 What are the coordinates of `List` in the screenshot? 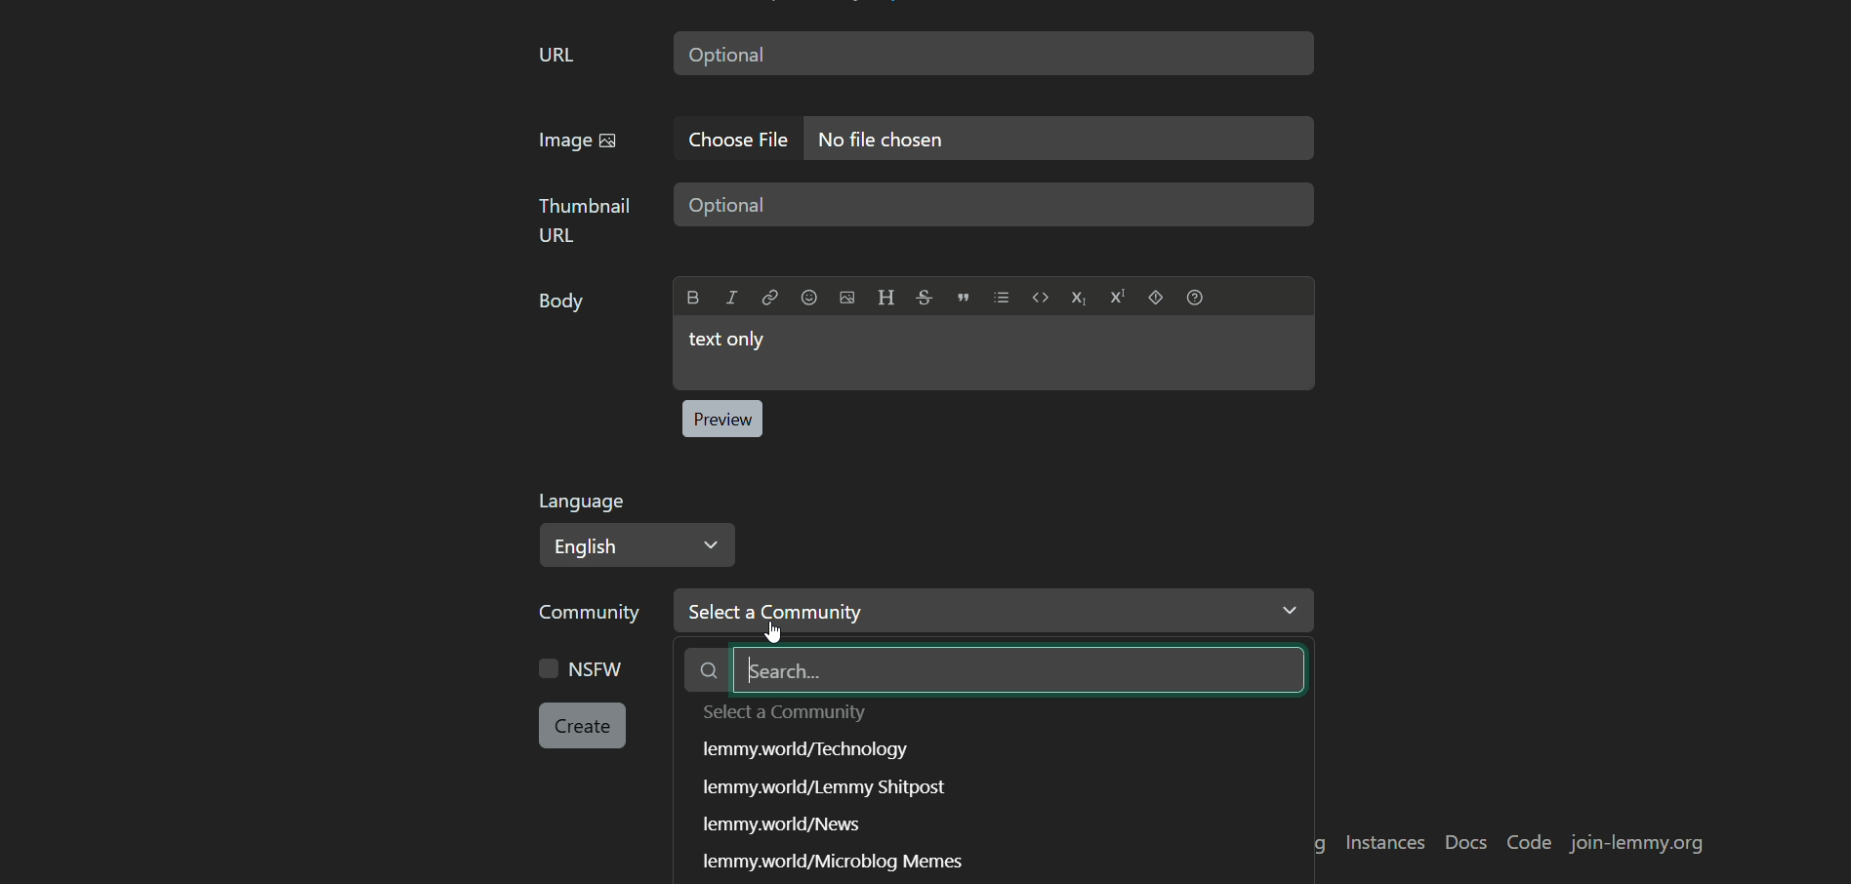 It's located at (1002, 297).